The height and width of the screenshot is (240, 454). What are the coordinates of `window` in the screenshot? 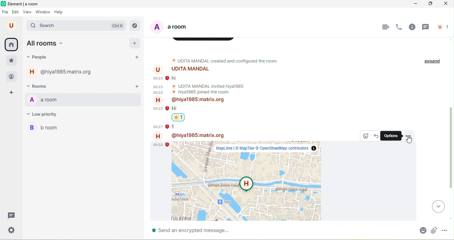 It's located at (43, 12).